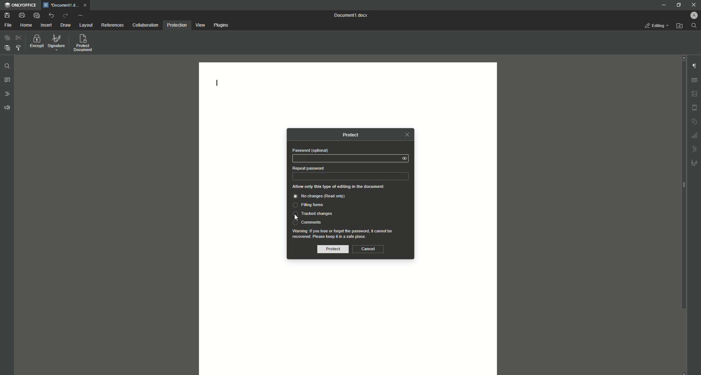  What do you see at coordinates (296, 217) in the screenshot?
I see `Cursor` at bounding box center [296, 217].